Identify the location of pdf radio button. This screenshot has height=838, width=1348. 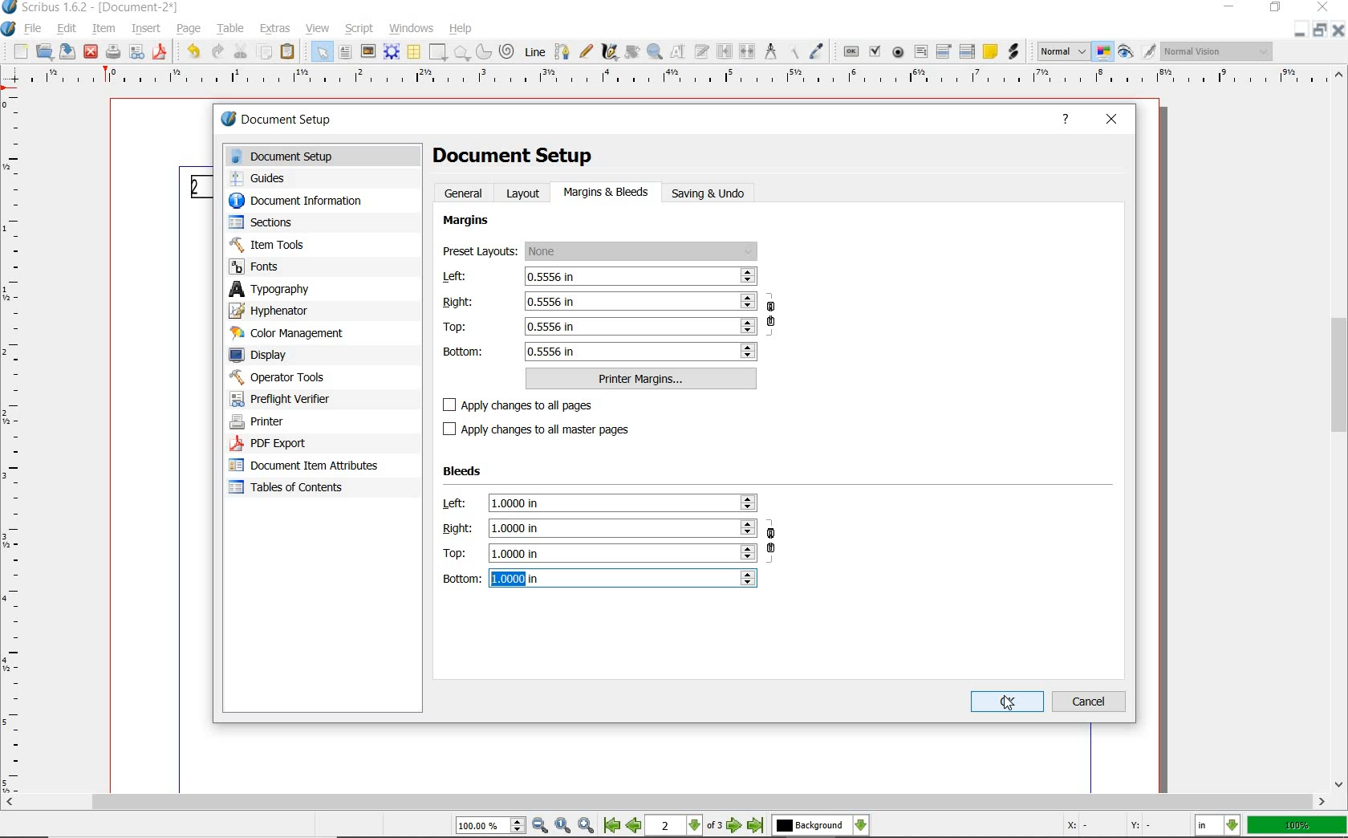
(899, 52).